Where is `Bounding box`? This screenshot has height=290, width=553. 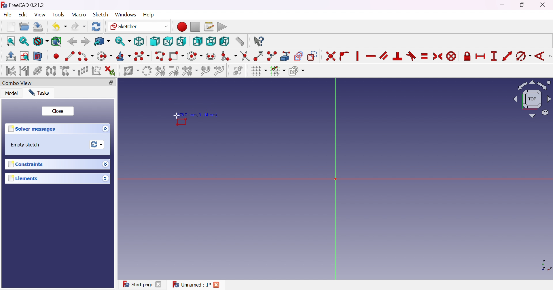 Bounding box is located at coordinates (57, 42).